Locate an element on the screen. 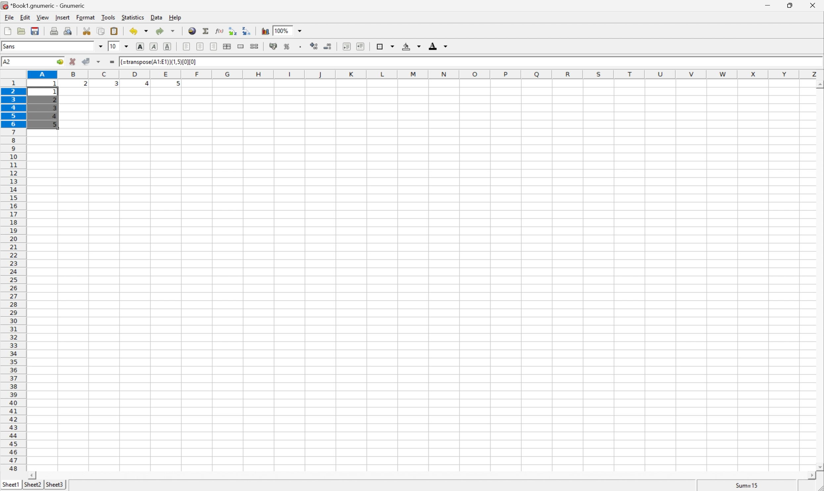 This screenshot has height=491, width=824. borders is located at coordinates (386, 45).